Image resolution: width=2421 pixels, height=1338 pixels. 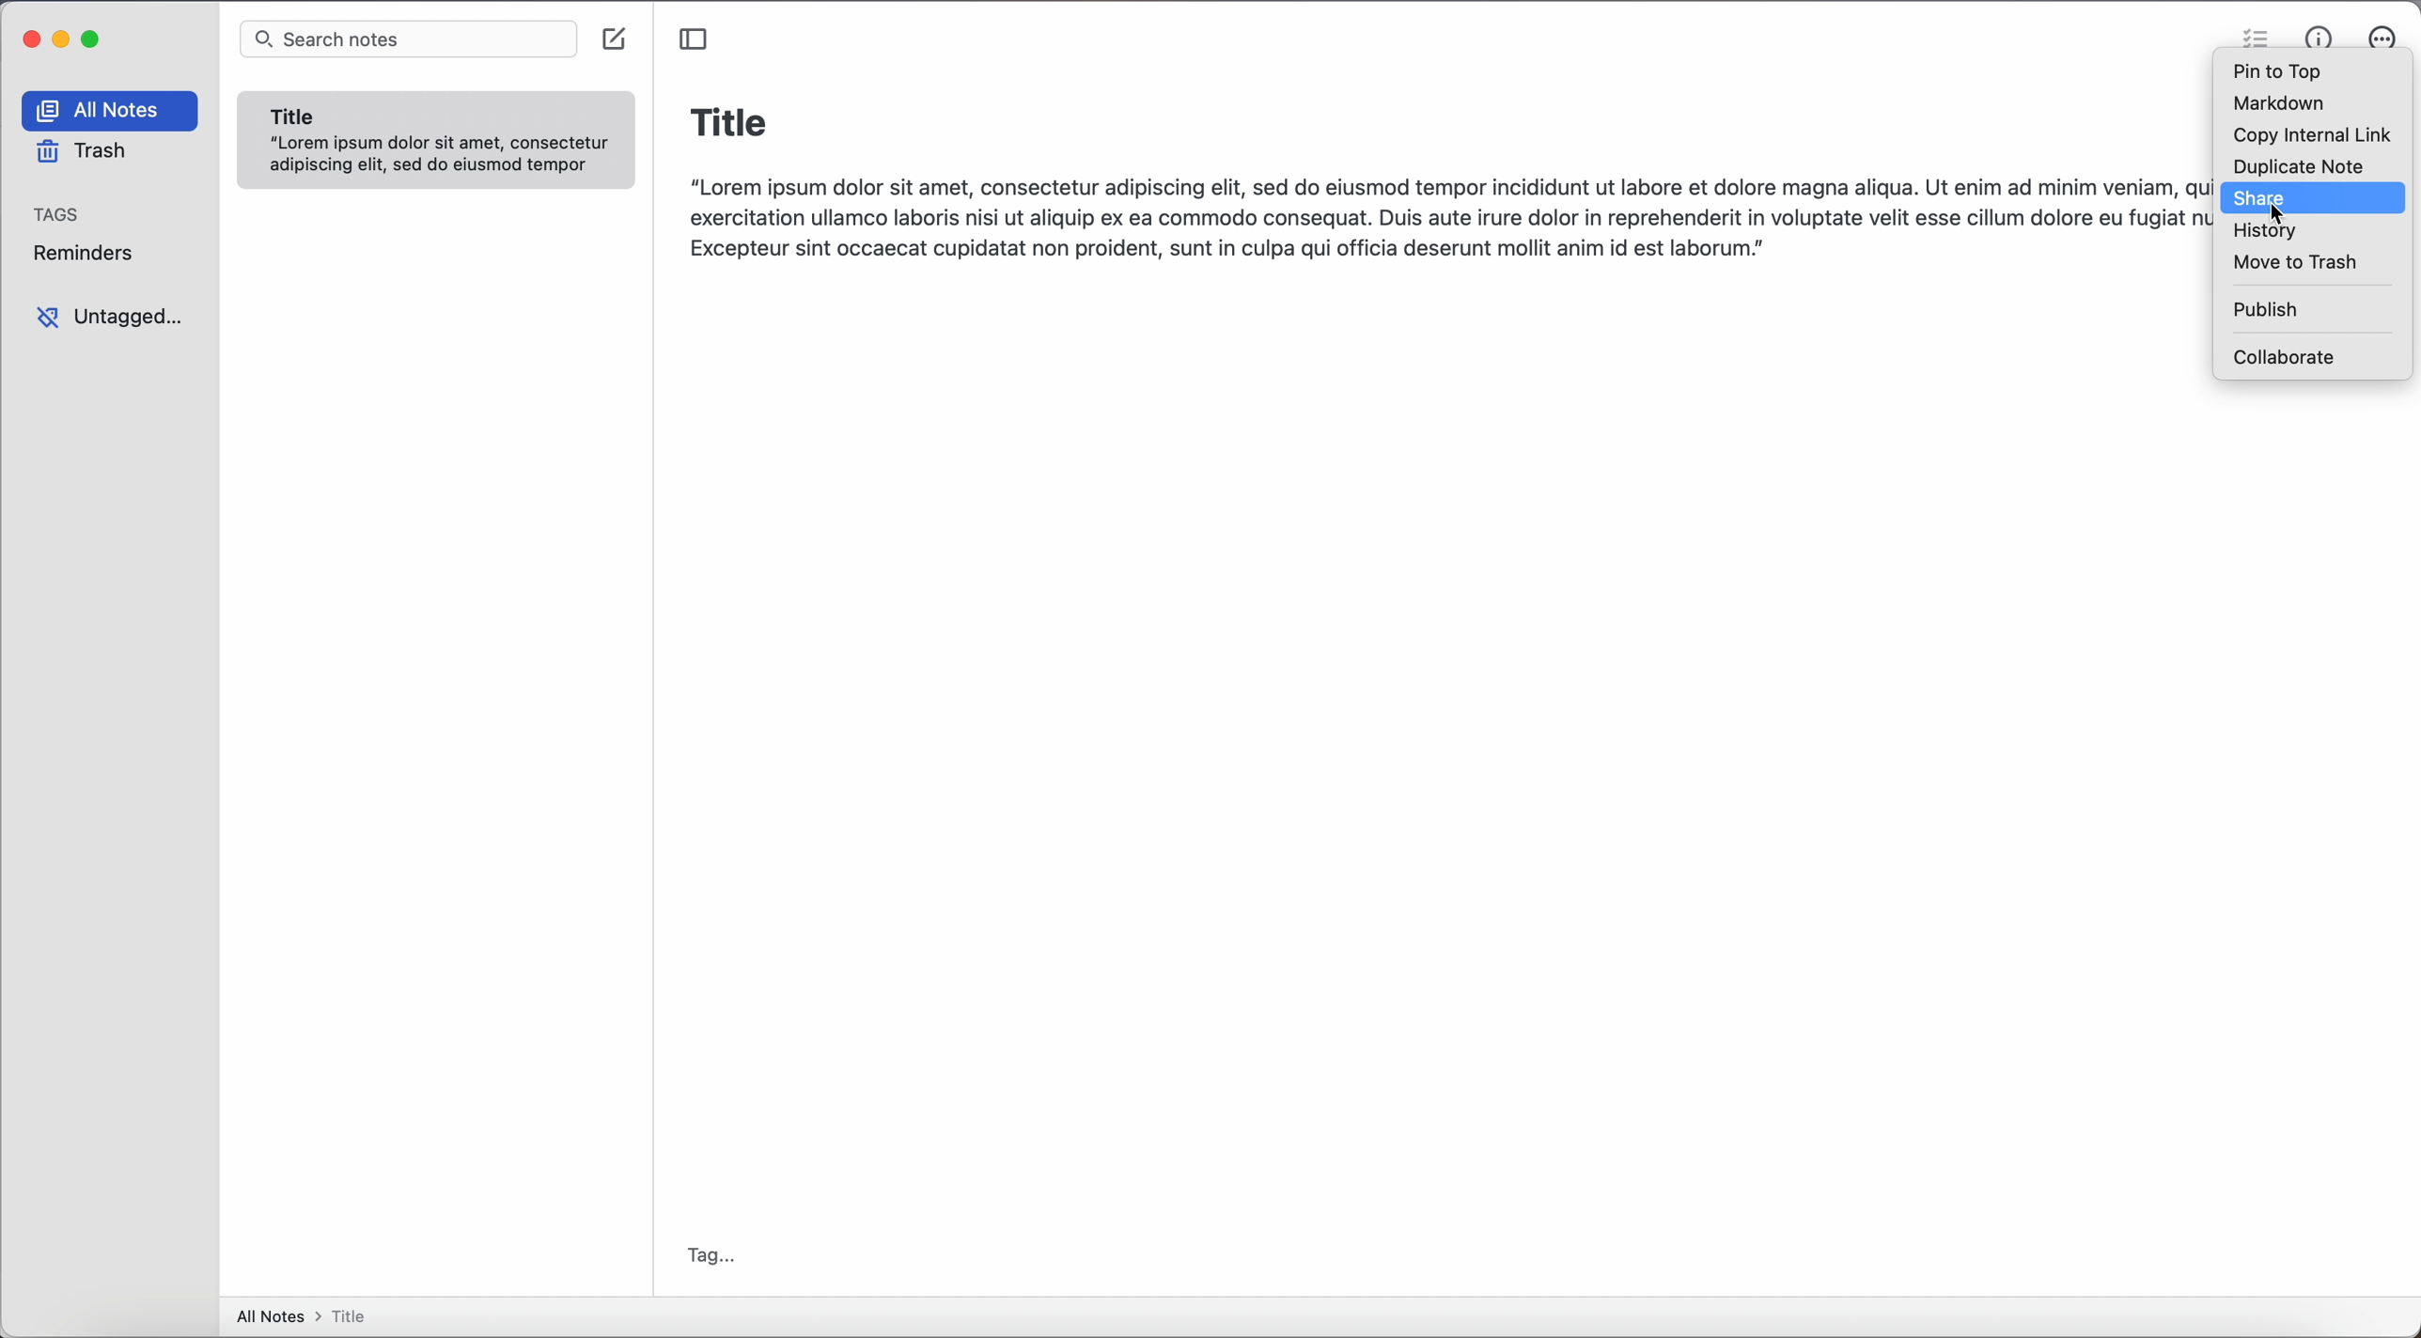 What do you see at coordinates (2319, 34) in the screenshot?
I see `metrics` at bounding box center [2319, 34].